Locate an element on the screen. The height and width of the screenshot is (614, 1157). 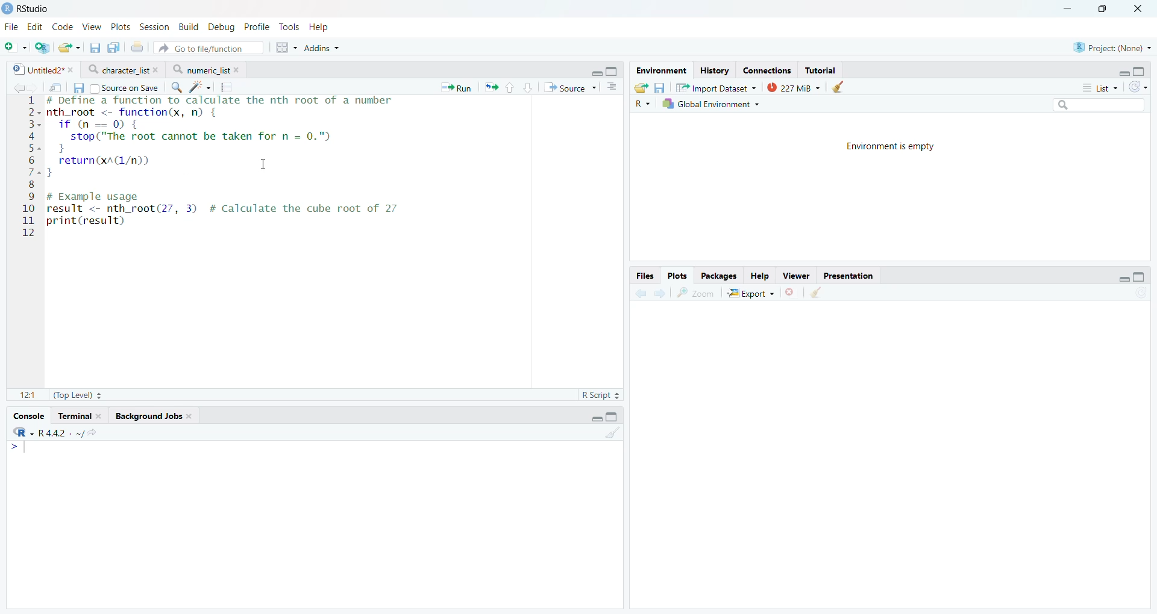
Export history log is located at coordinates (642, 88).